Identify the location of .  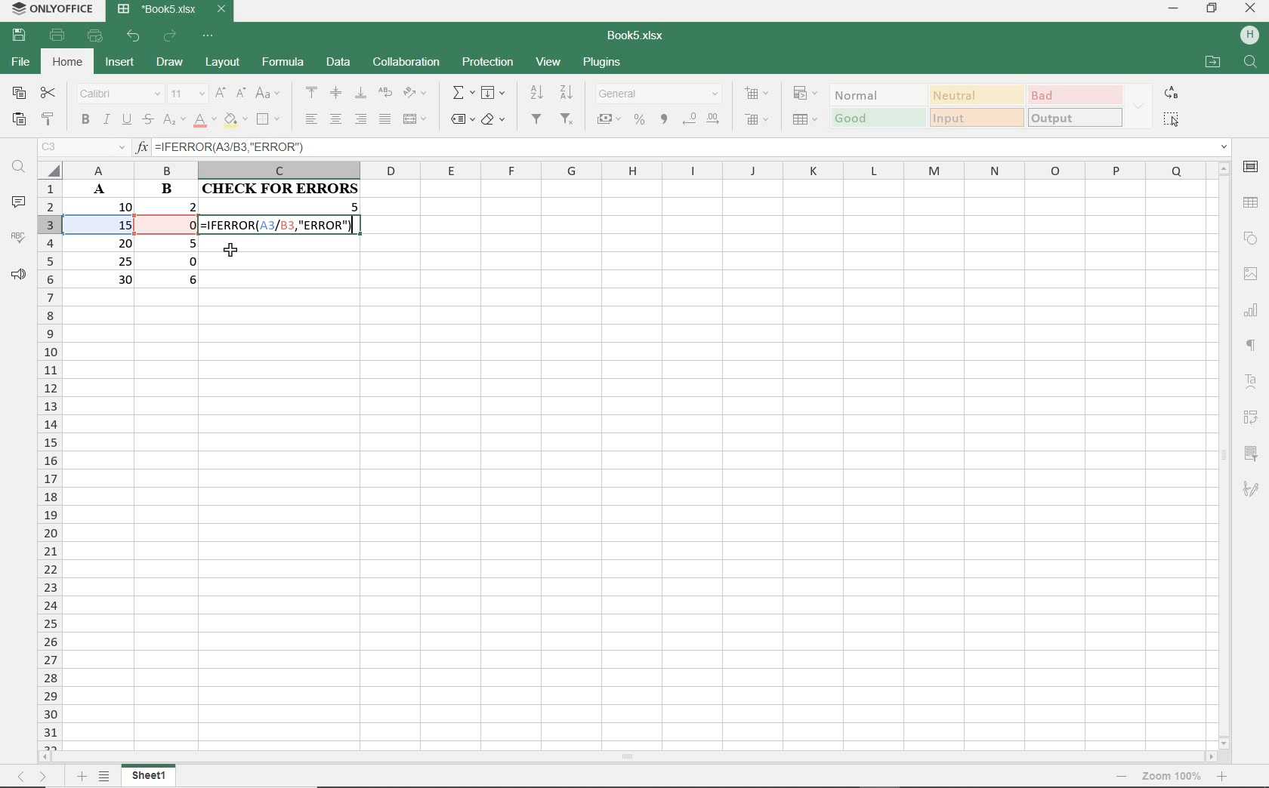
(1125, 777).